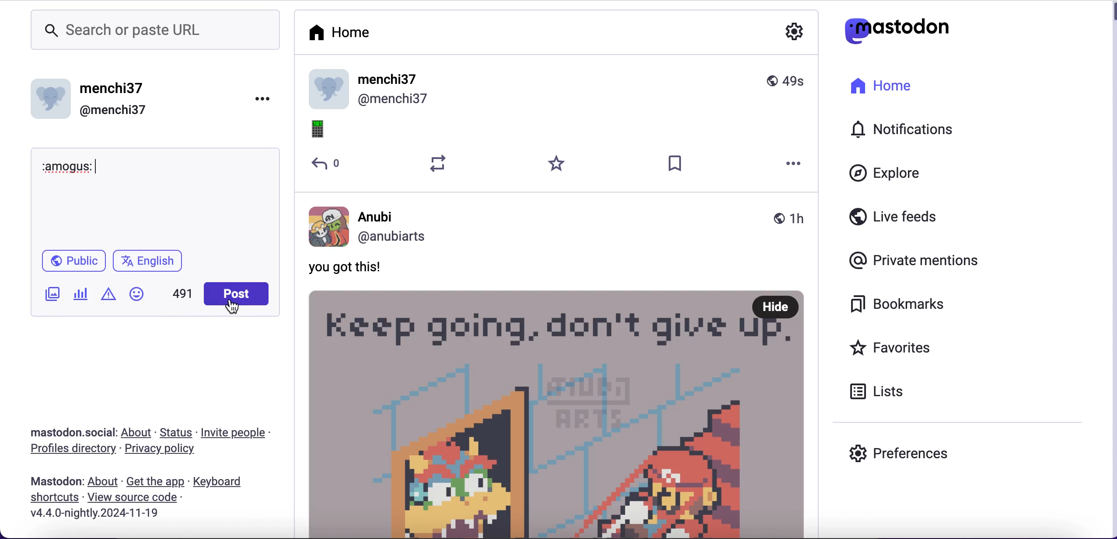 The image size is (1117, 539). I want to click on keyboard, so click(225, 480).